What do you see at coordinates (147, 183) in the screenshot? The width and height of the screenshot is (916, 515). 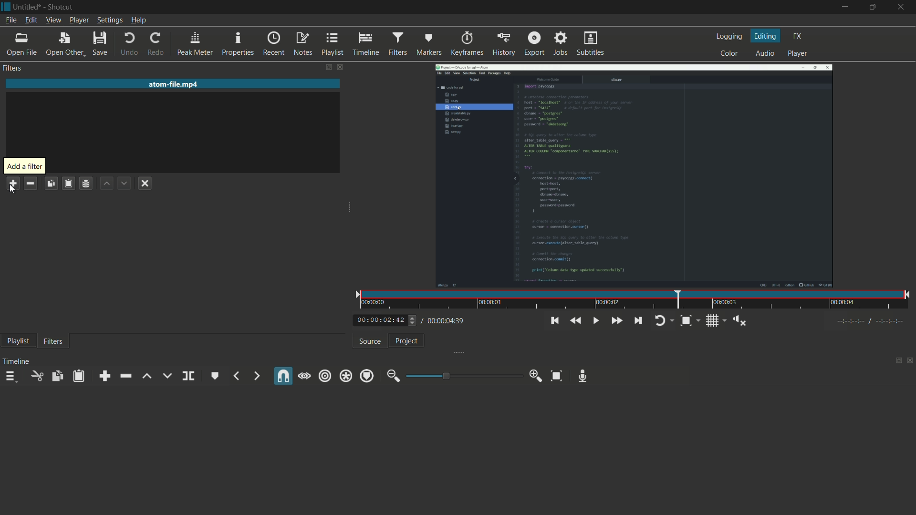 I see `deselect the filter` at bounding box center [147, 183].